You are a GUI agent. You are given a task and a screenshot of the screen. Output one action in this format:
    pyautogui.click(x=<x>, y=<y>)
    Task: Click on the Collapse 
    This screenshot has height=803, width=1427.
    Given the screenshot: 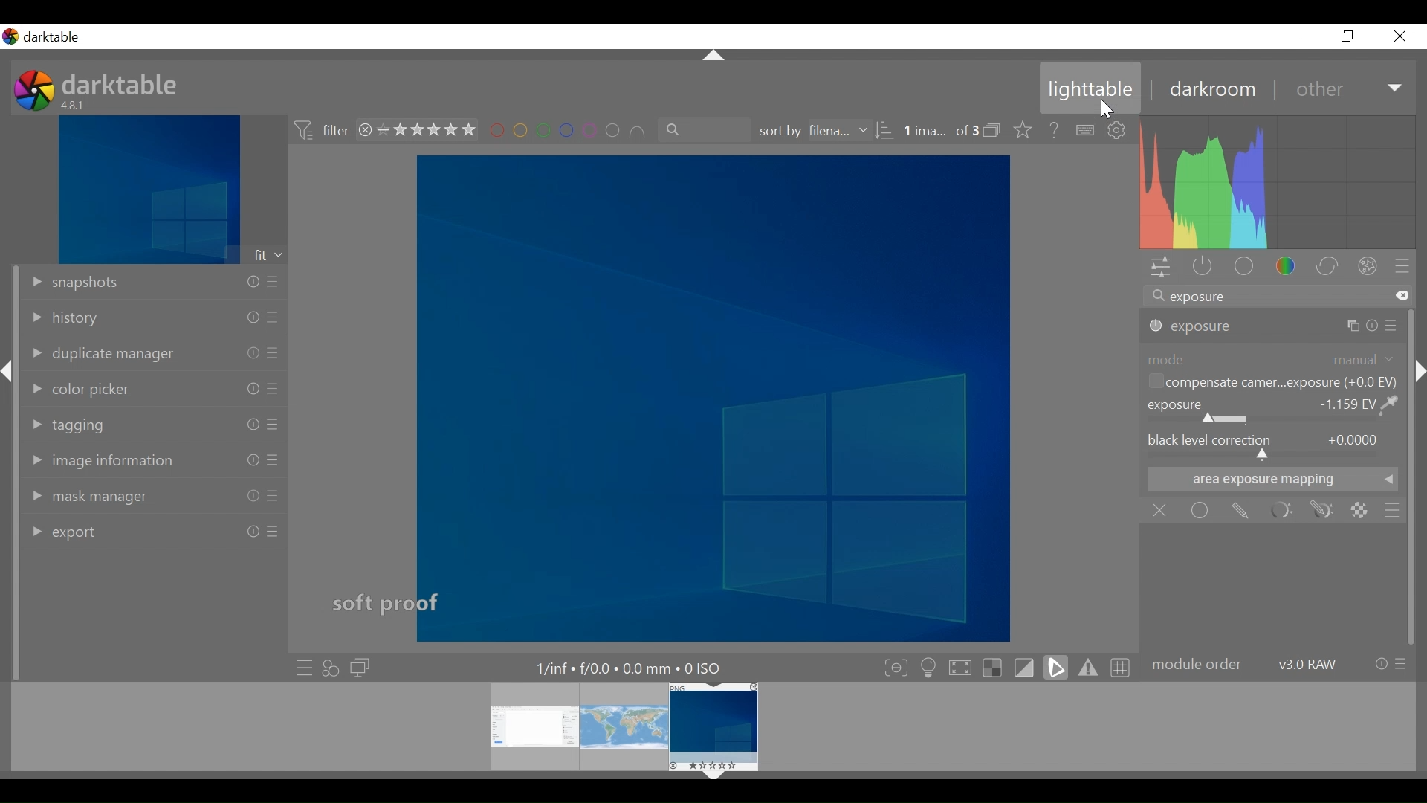 What is the action you would take?
    pyautogui.click(x=713, y=777)
    